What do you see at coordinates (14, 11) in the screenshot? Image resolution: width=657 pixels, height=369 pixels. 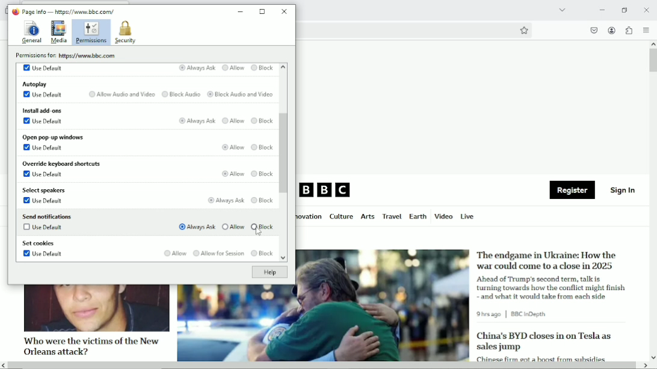 I see `logo` at bounding box center [14, 11].